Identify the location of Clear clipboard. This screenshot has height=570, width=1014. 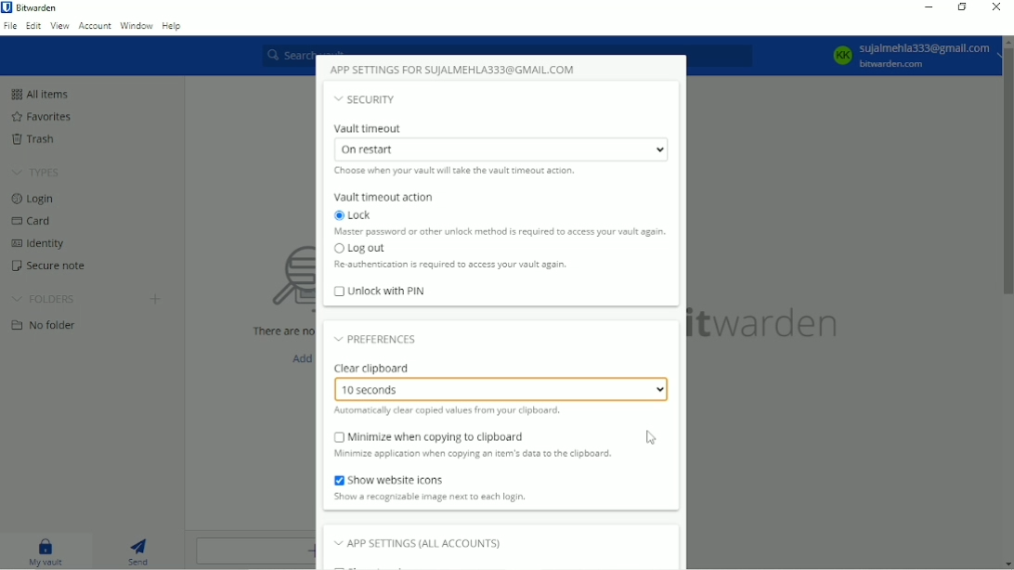
(375, 367).